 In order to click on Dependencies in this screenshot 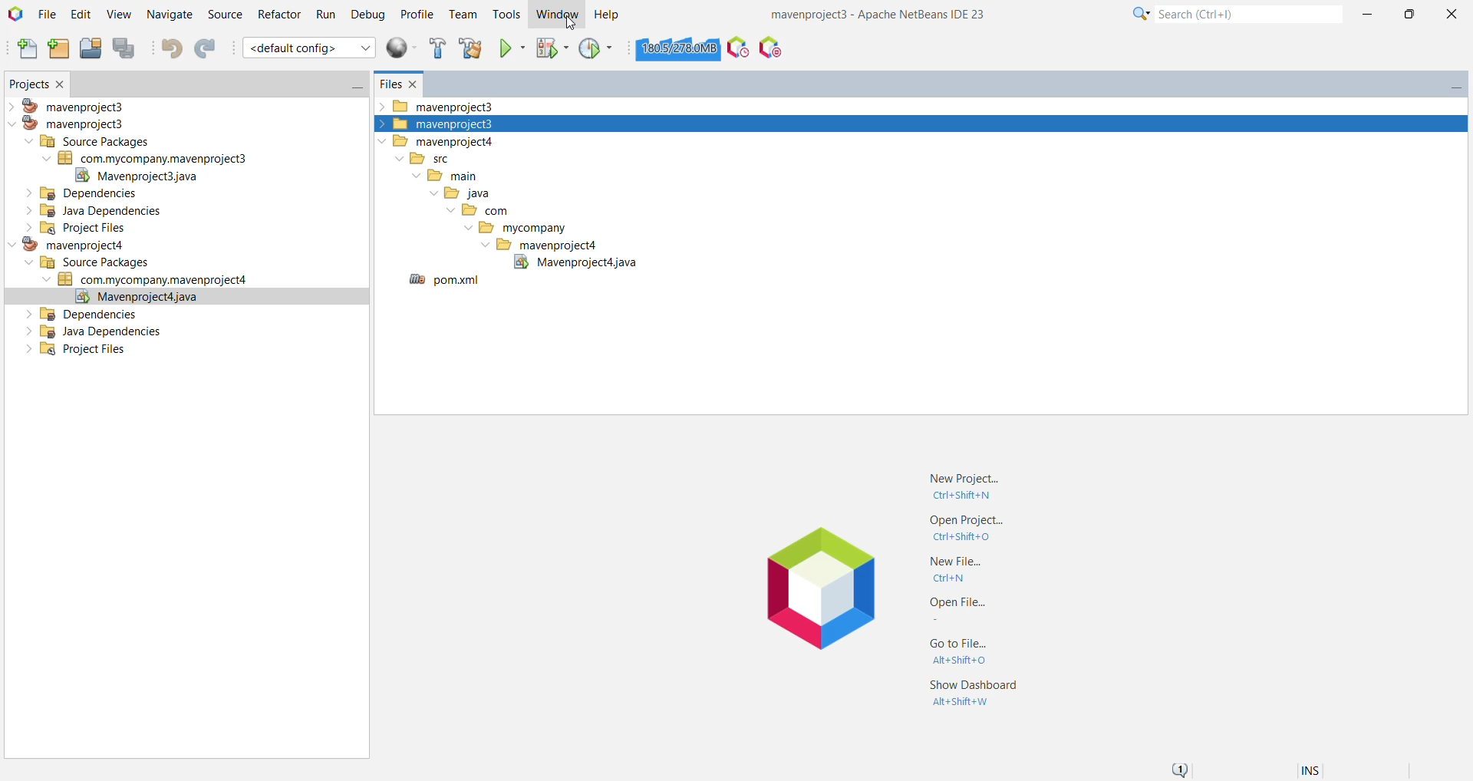, I will do `click(82, 193)`.